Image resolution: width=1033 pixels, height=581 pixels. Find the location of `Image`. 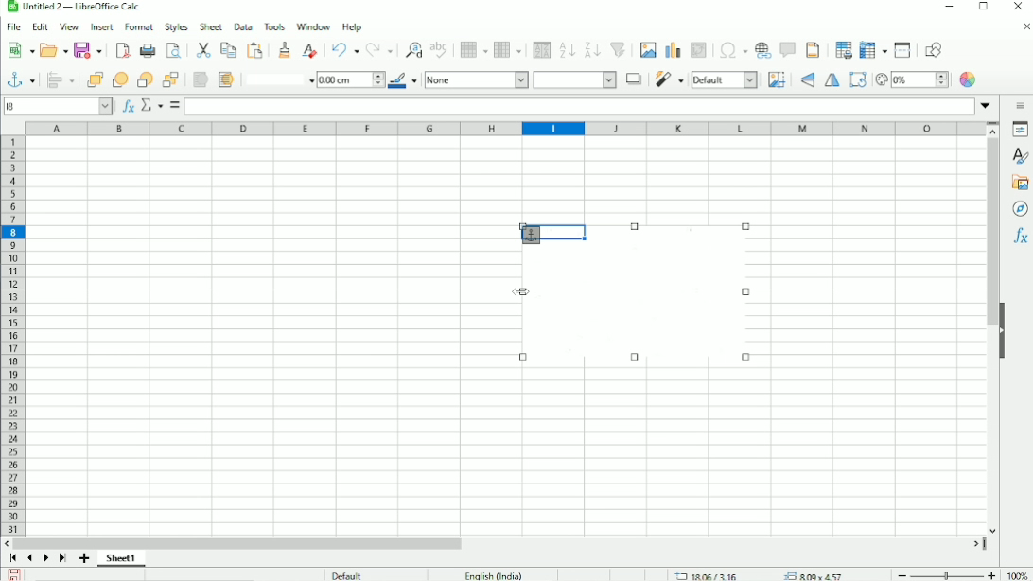

Image is located at coordinates (644, 305).